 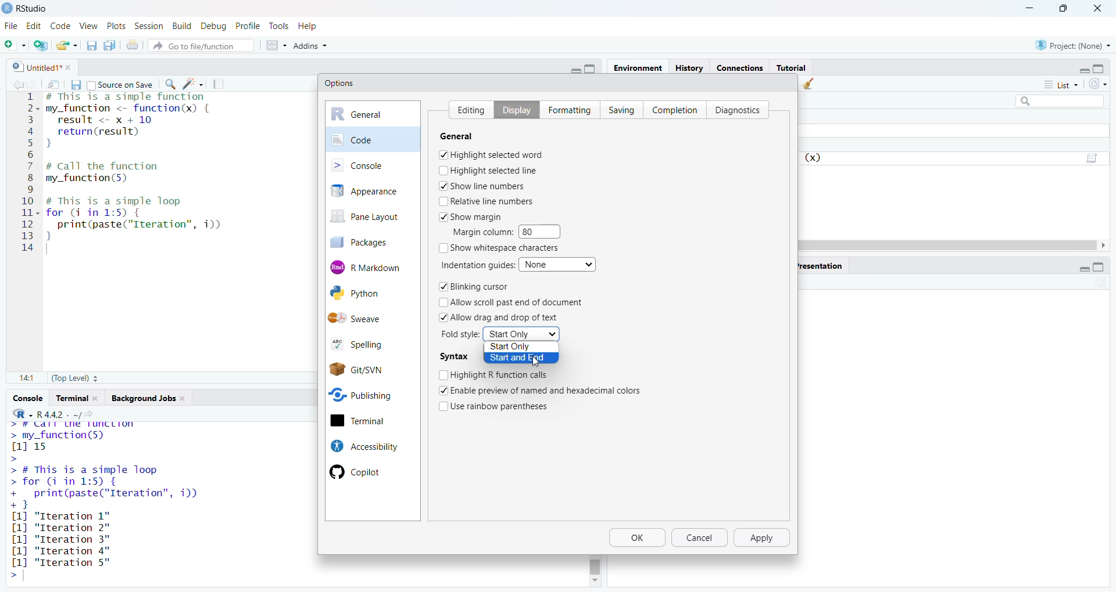 I want to click on logo, so click(x=7, y=8).